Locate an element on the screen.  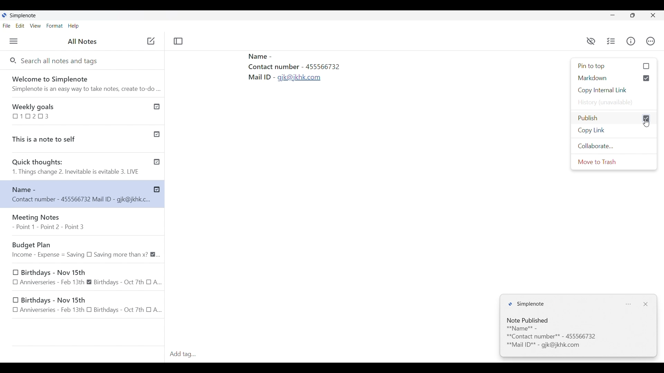
 Birthdays - Nov 15th  is located at coordinates (87, 277).